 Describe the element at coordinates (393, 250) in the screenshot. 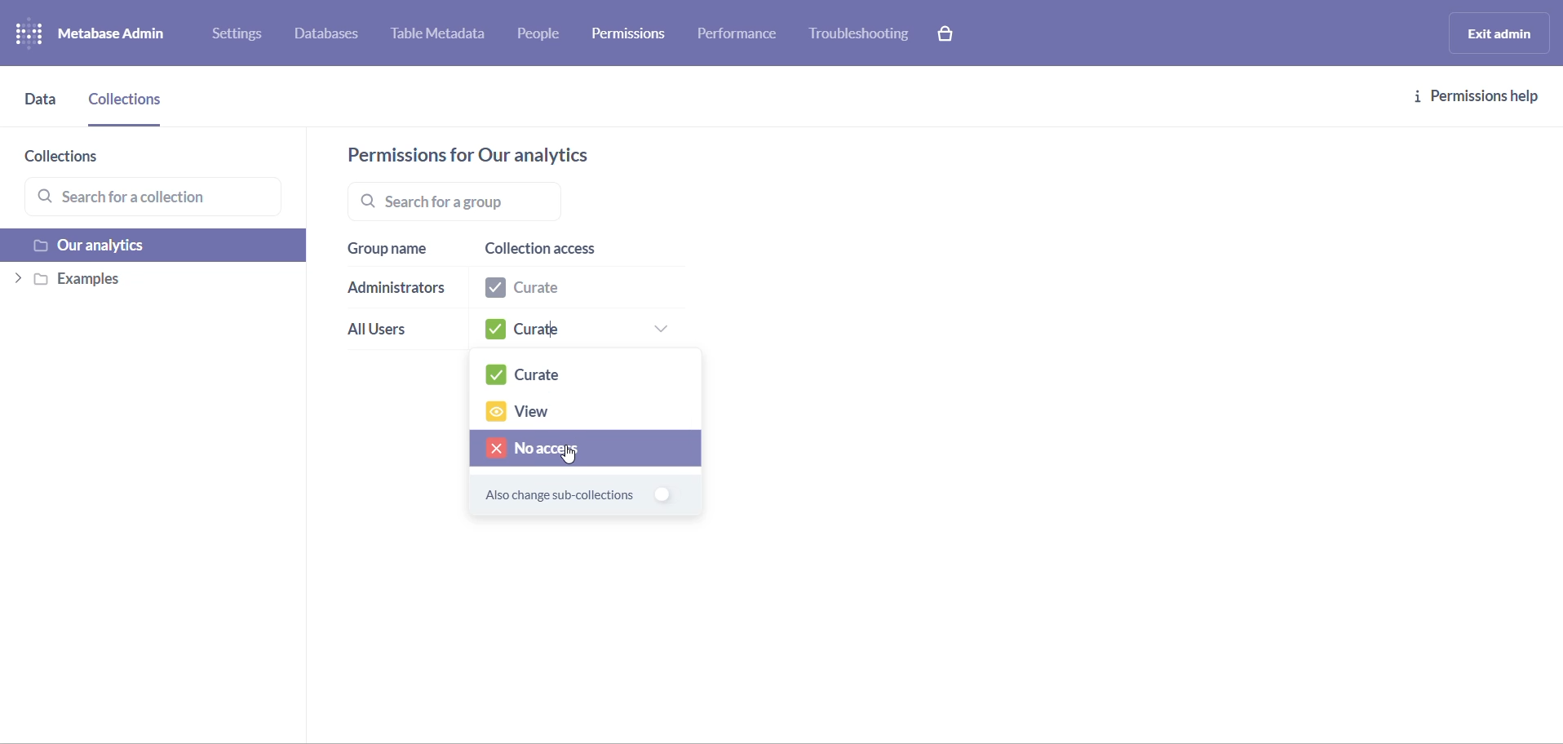

I see `group name` at that location.